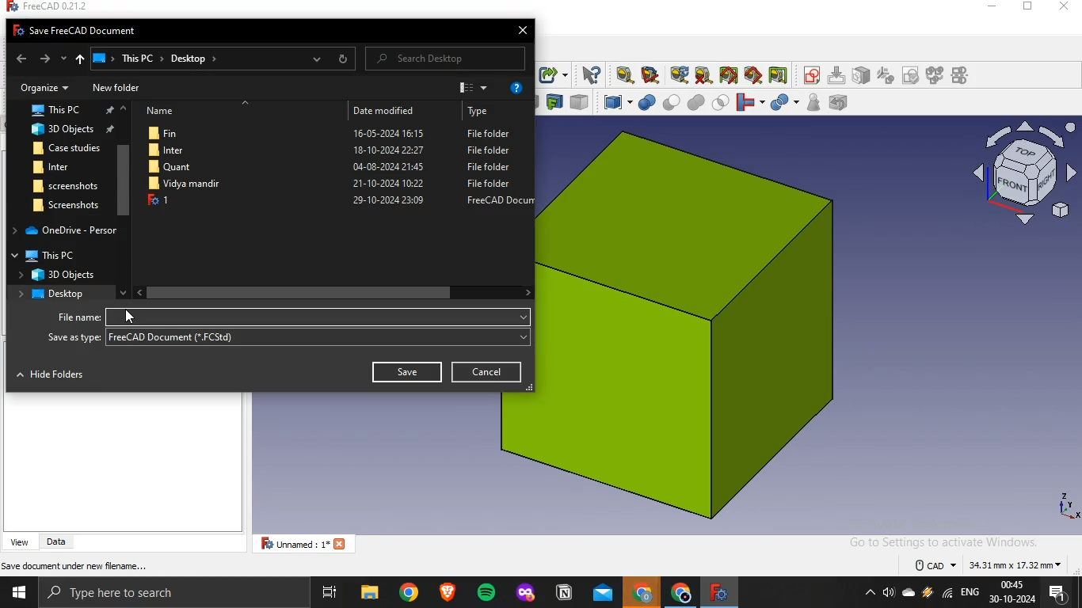  What do you see at coordinates (46, 7) in the screenshot?
I see `freecad 0.21.2` at bounding box center [46, 7].